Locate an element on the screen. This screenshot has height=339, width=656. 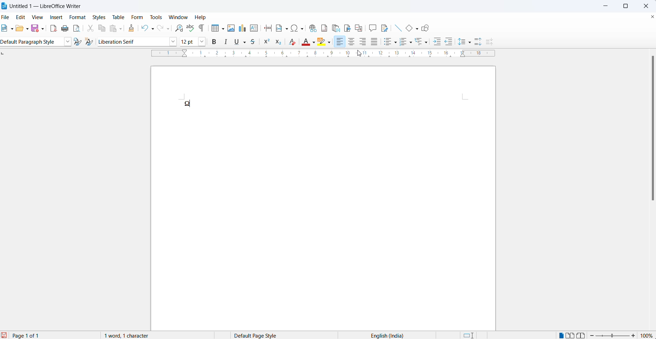
save options is located at coordinates (43, 28).